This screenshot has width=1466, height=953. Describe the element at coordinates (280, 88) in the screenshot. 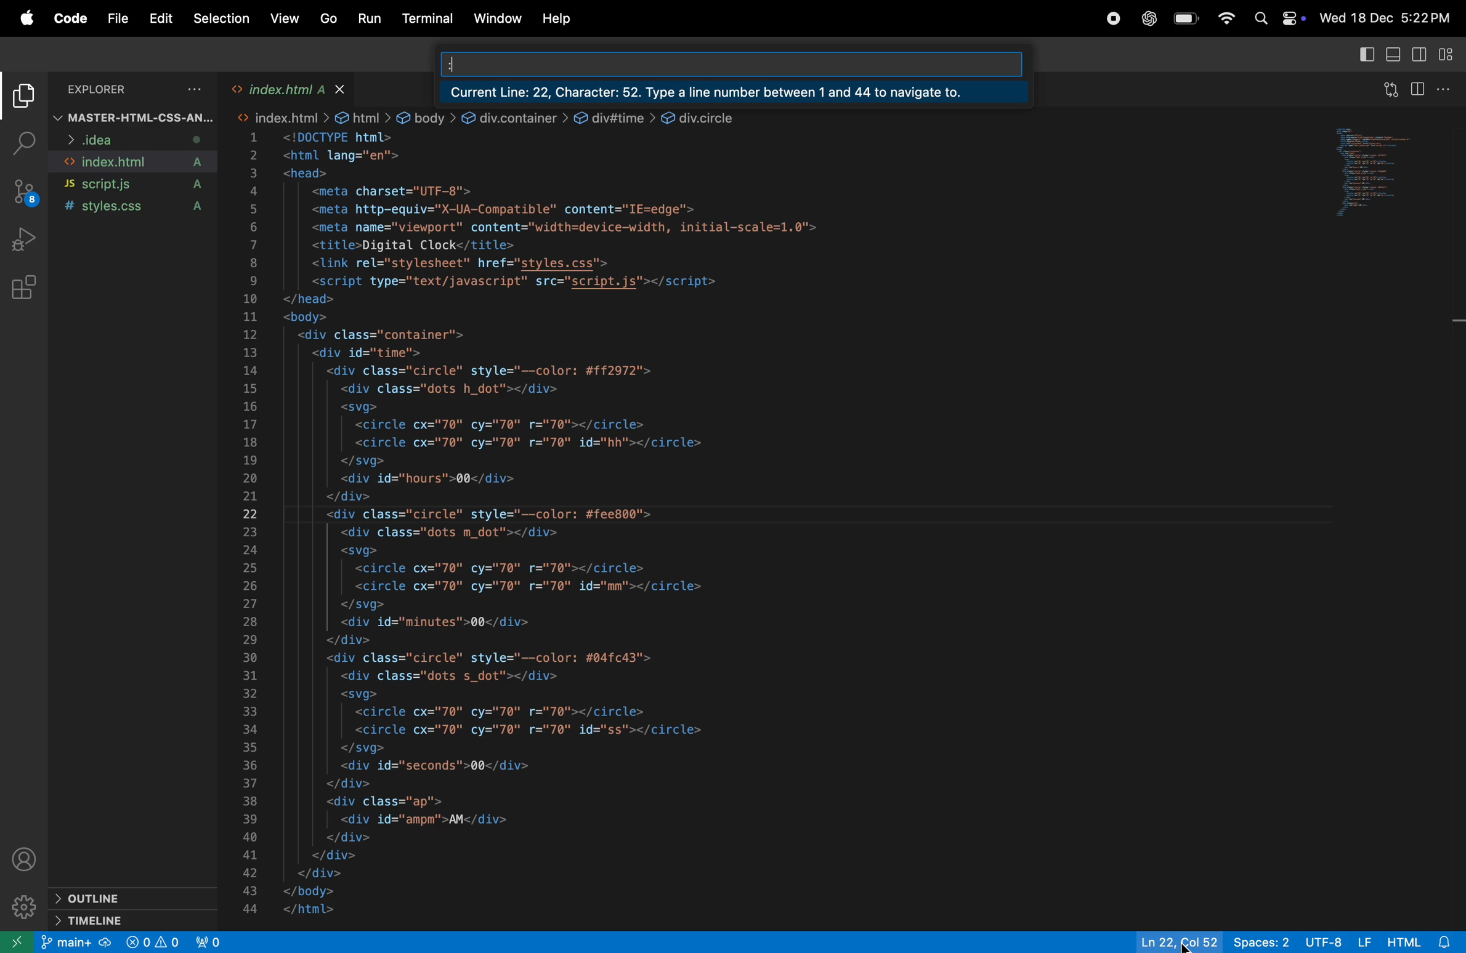

I see `index.html tab` at that location.